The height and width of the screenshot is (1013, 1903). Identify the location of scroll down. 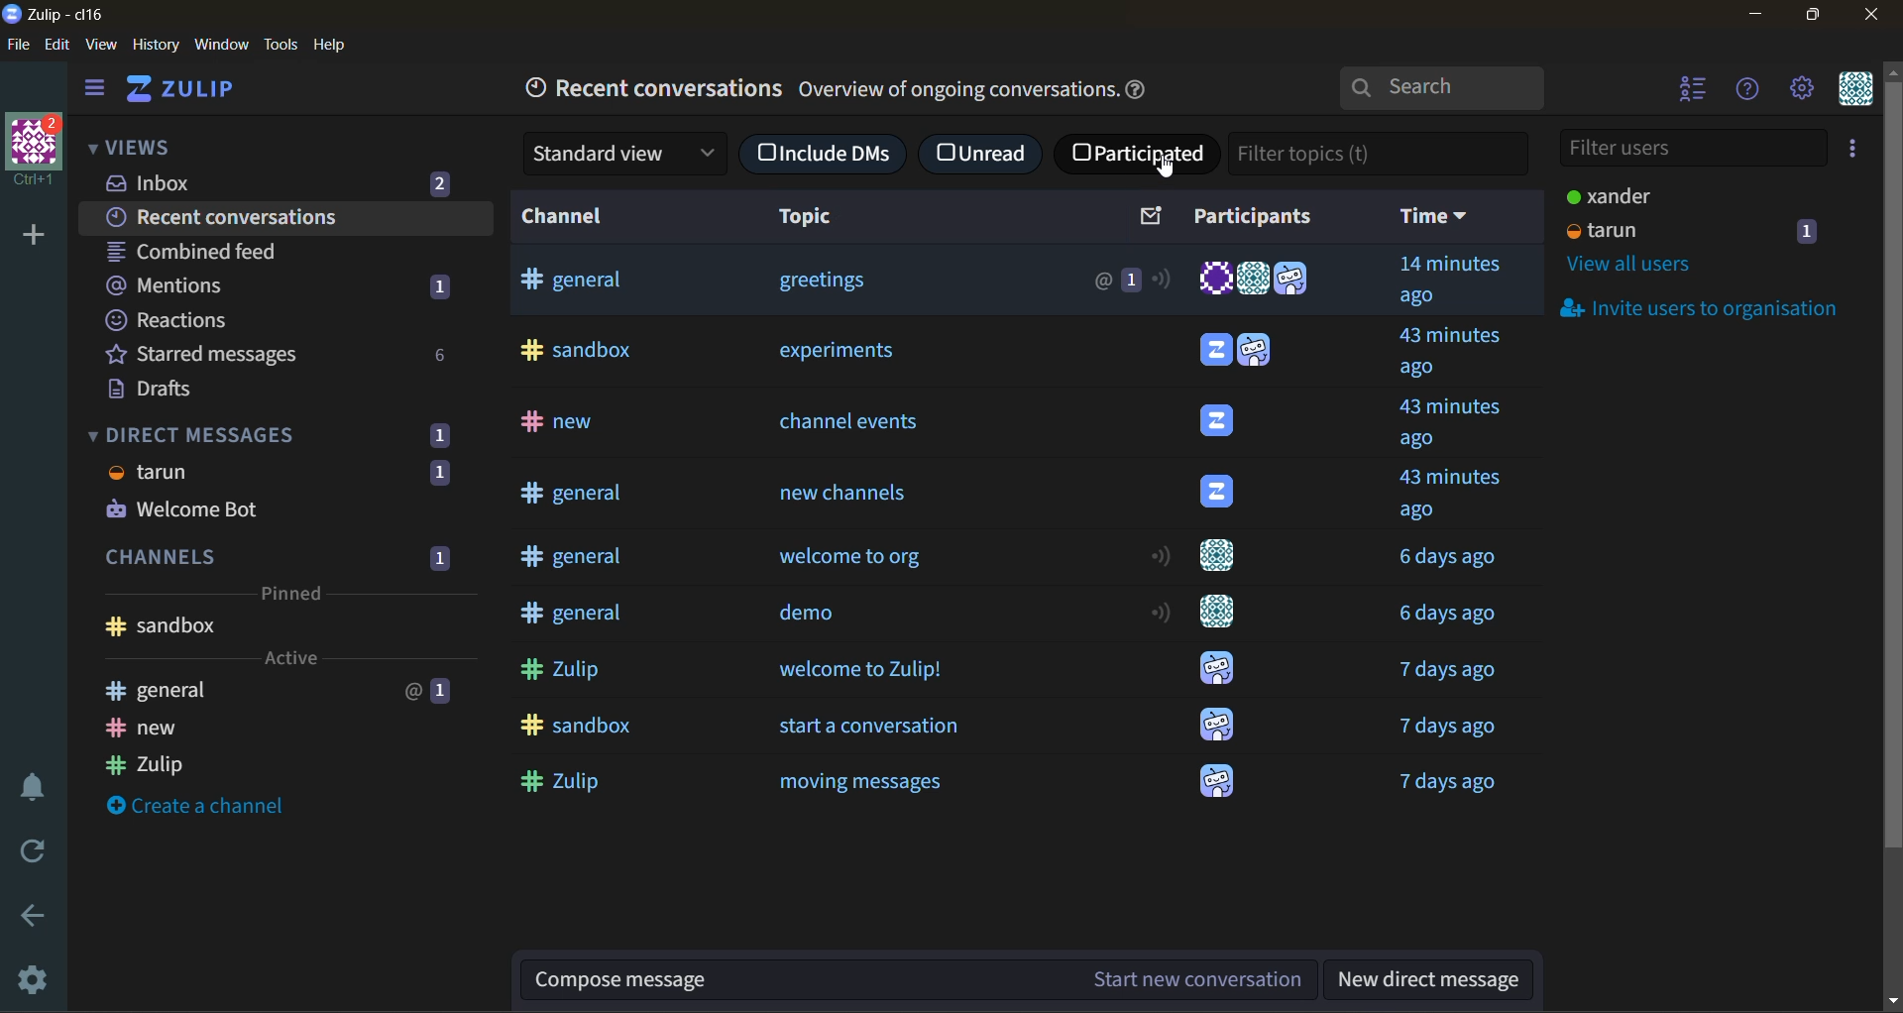
(1891, 1001).